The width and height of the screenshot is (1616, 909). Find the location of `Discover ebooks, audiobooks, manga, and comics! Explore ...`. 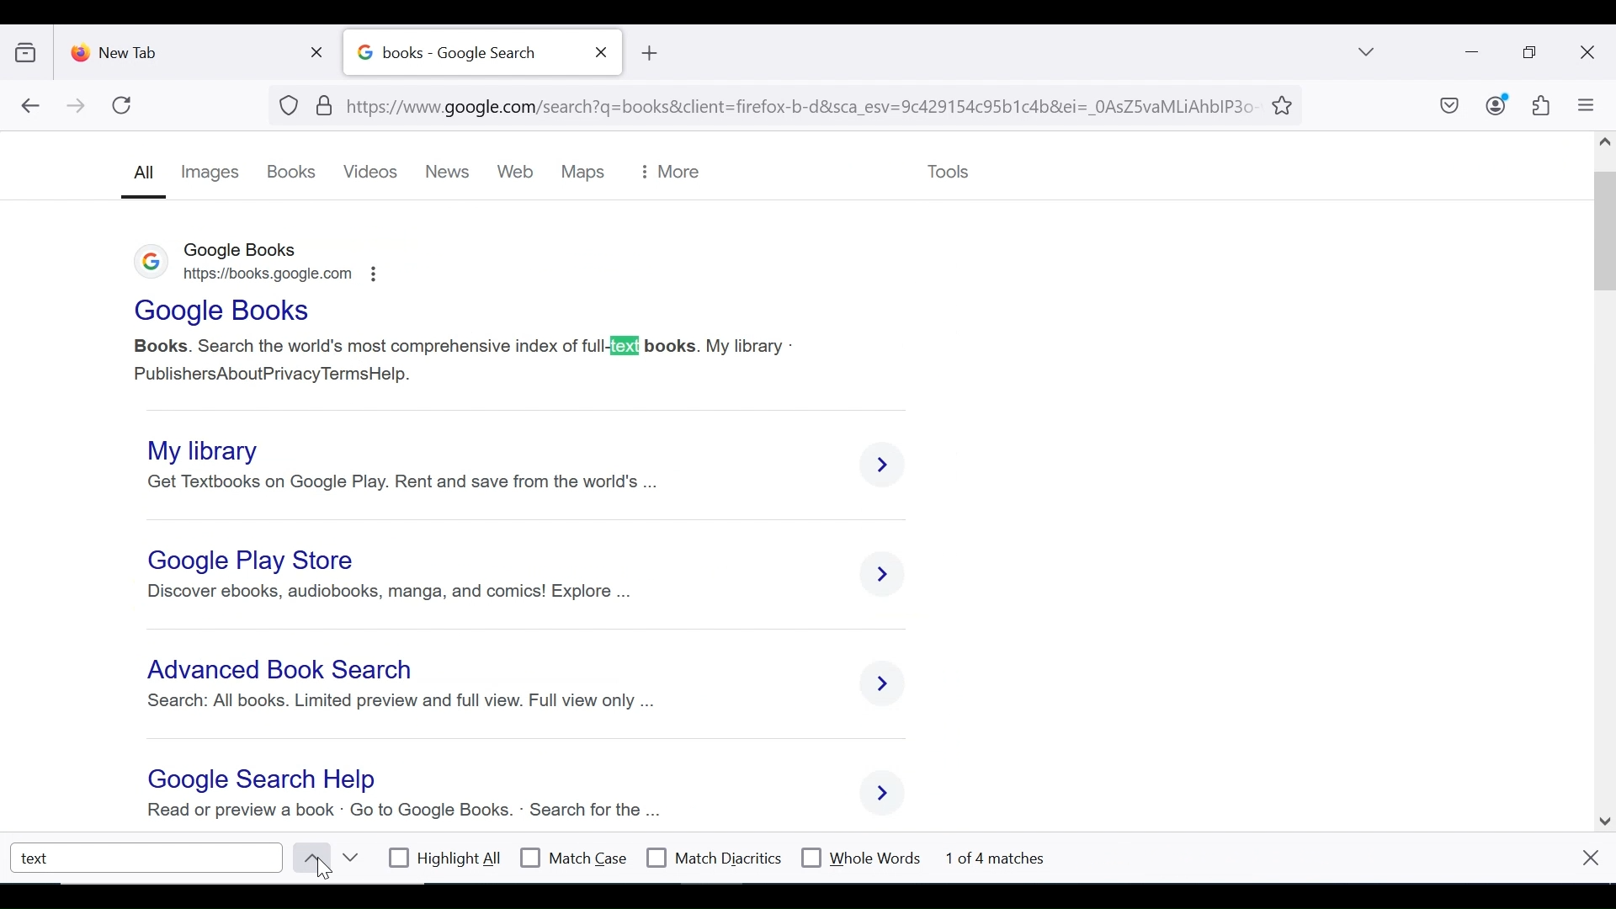

Discover ebooks, audiobooks, manga, and comics! Explore ... is located at coordinates (388, 592).